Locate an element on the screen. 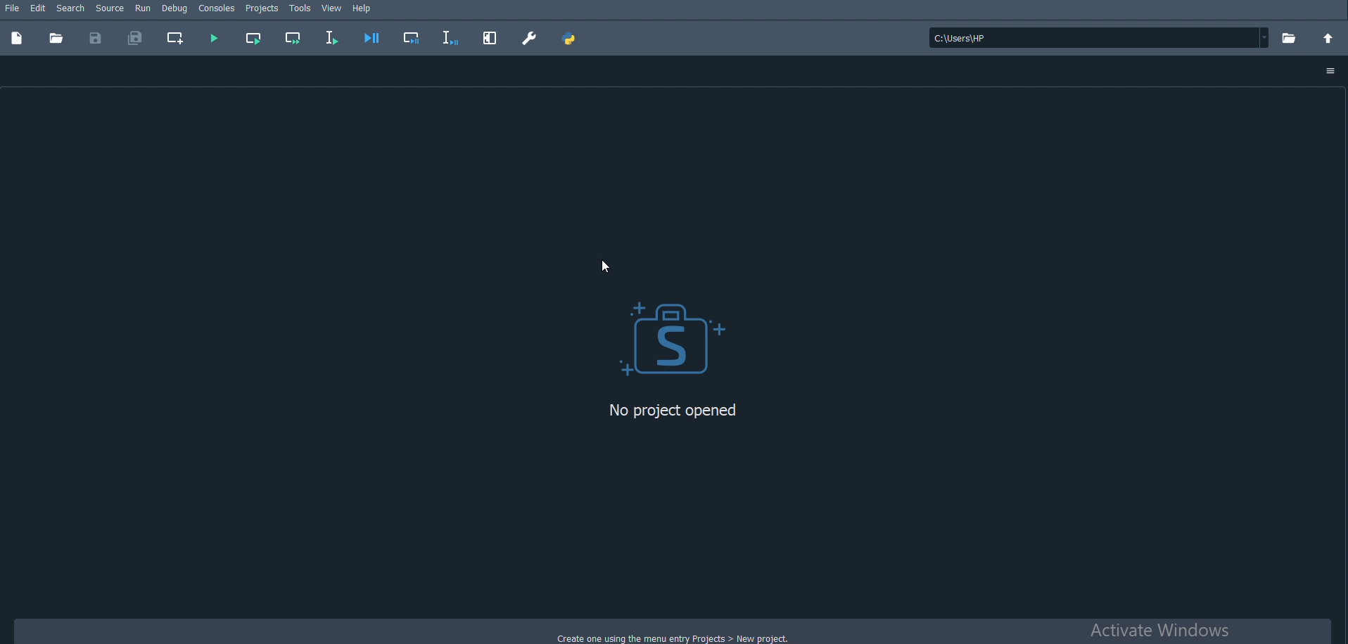 The height and width of the screenshot is (644, 1348). Cursor is located at coordinates (612, 265).